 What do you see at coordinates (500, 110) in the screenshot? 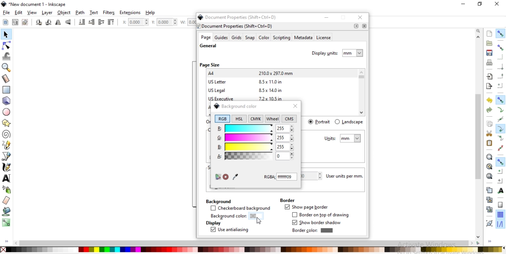
I see `snap to paths` at bounding box center [500, 110].